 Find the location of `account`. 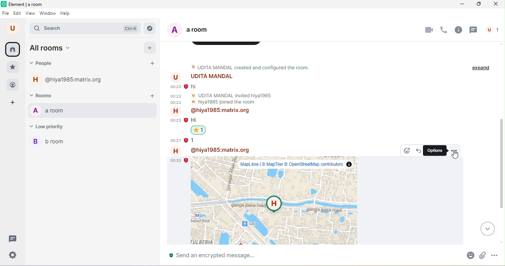

account is located at coordinates (14, 28).